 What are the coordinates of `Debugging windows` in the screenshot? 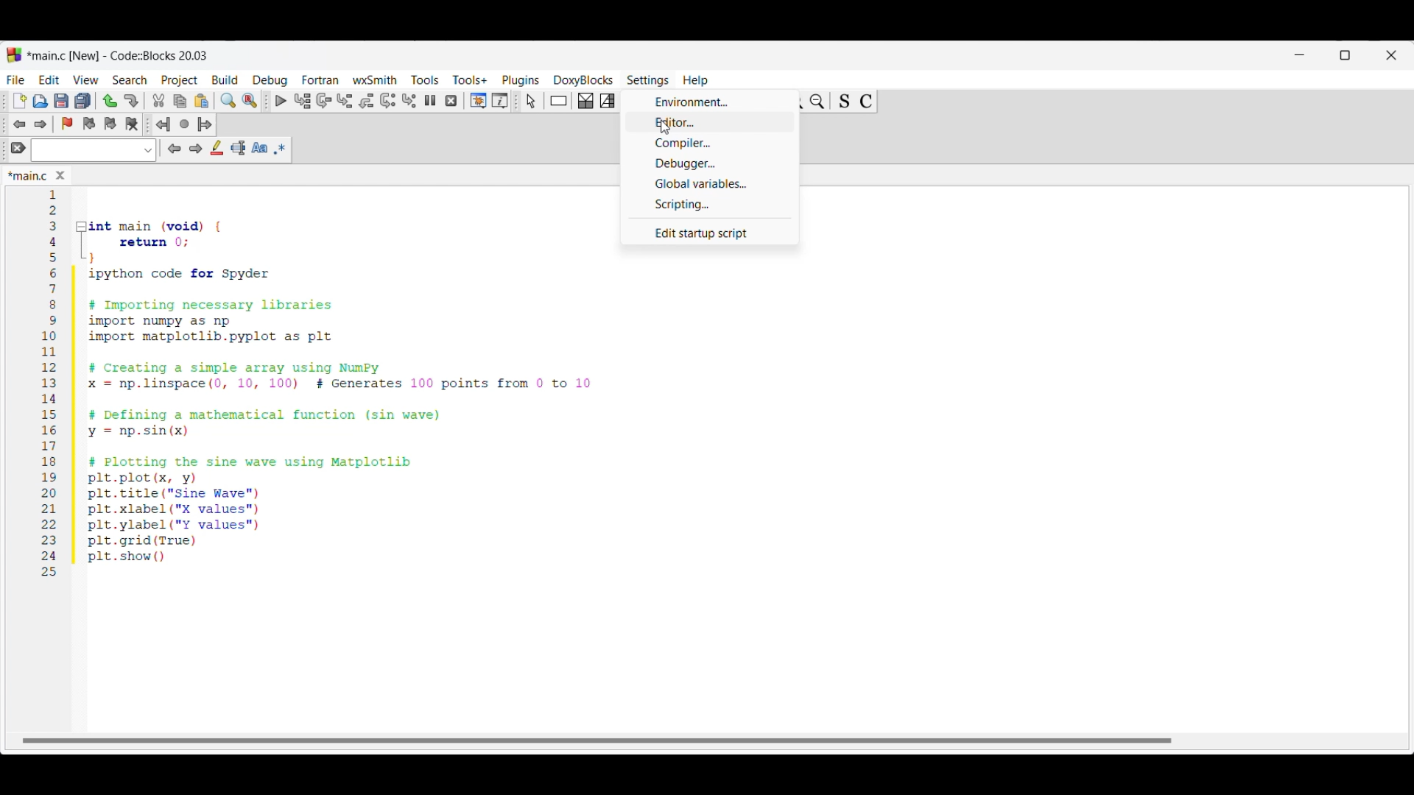 It's located at (479, 101).